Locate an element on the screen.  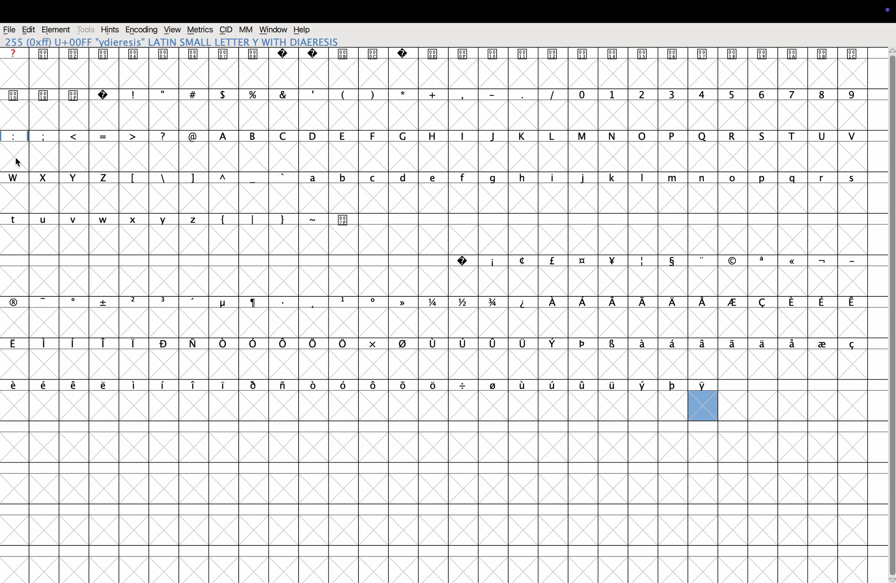
e is located at coordinates (433, 193).